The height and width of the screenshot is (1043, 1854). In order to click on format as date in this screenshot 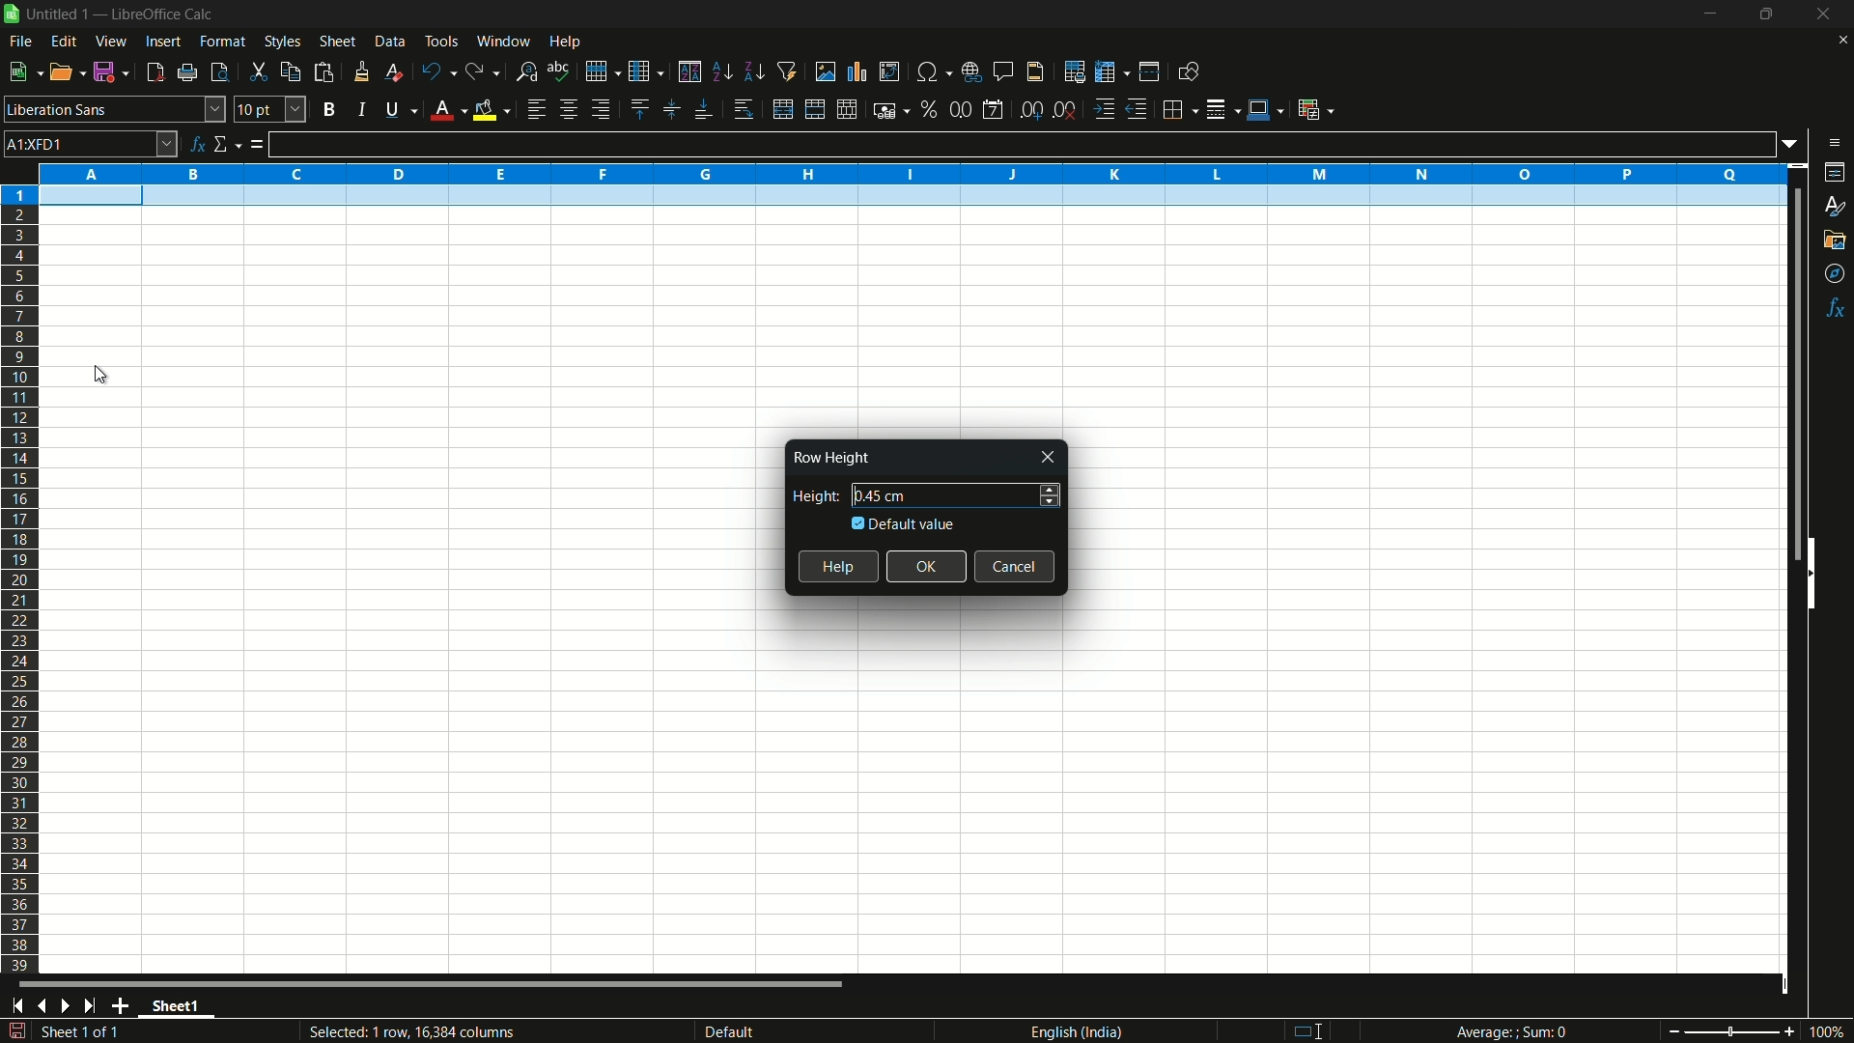, I will do `click(993, 110)`.